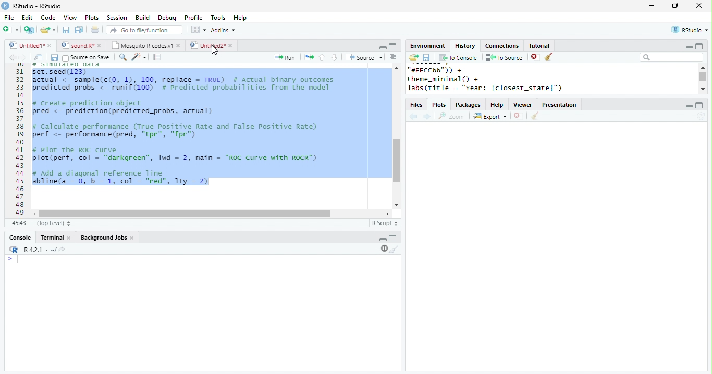 The height and width of the screenshot is (374, 712). What do you see at coordinates (101, 45) in the screenshot?
I see `close` at bounding box center [101, 45].